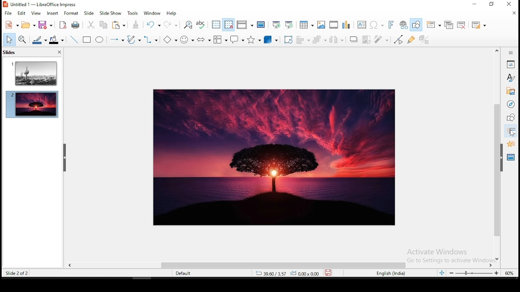 Image resolution: width=520 pixels, height=292 pixels. Describe the element at coordinates (390, 273) in the screenshot. I see `english (india)` at that location.